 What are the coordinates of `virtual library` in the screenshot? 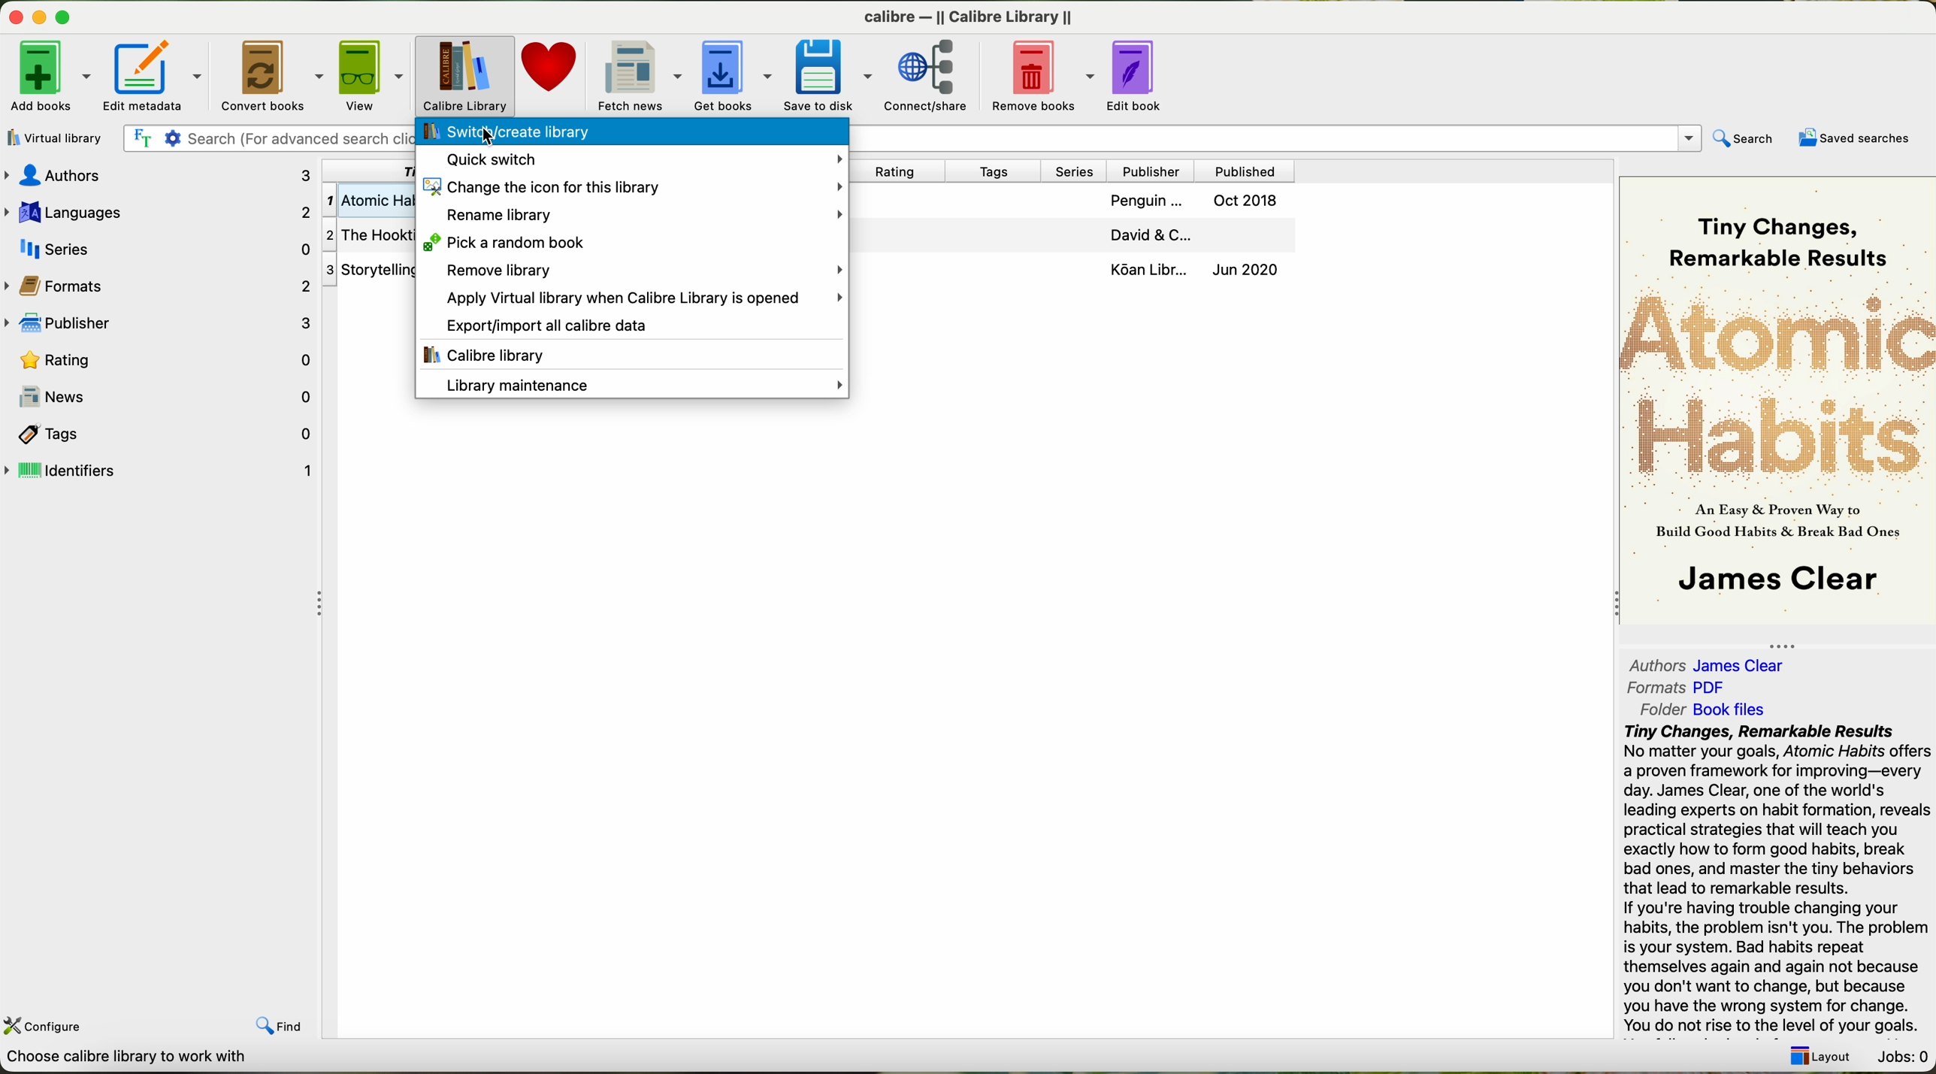 It's located at (57, 138).